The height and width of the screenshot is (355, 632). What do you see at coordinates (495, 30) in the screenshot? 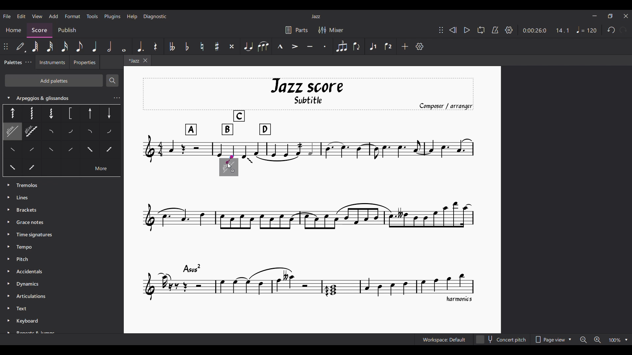
I see `Metronome` at bounding box center [495, 30].